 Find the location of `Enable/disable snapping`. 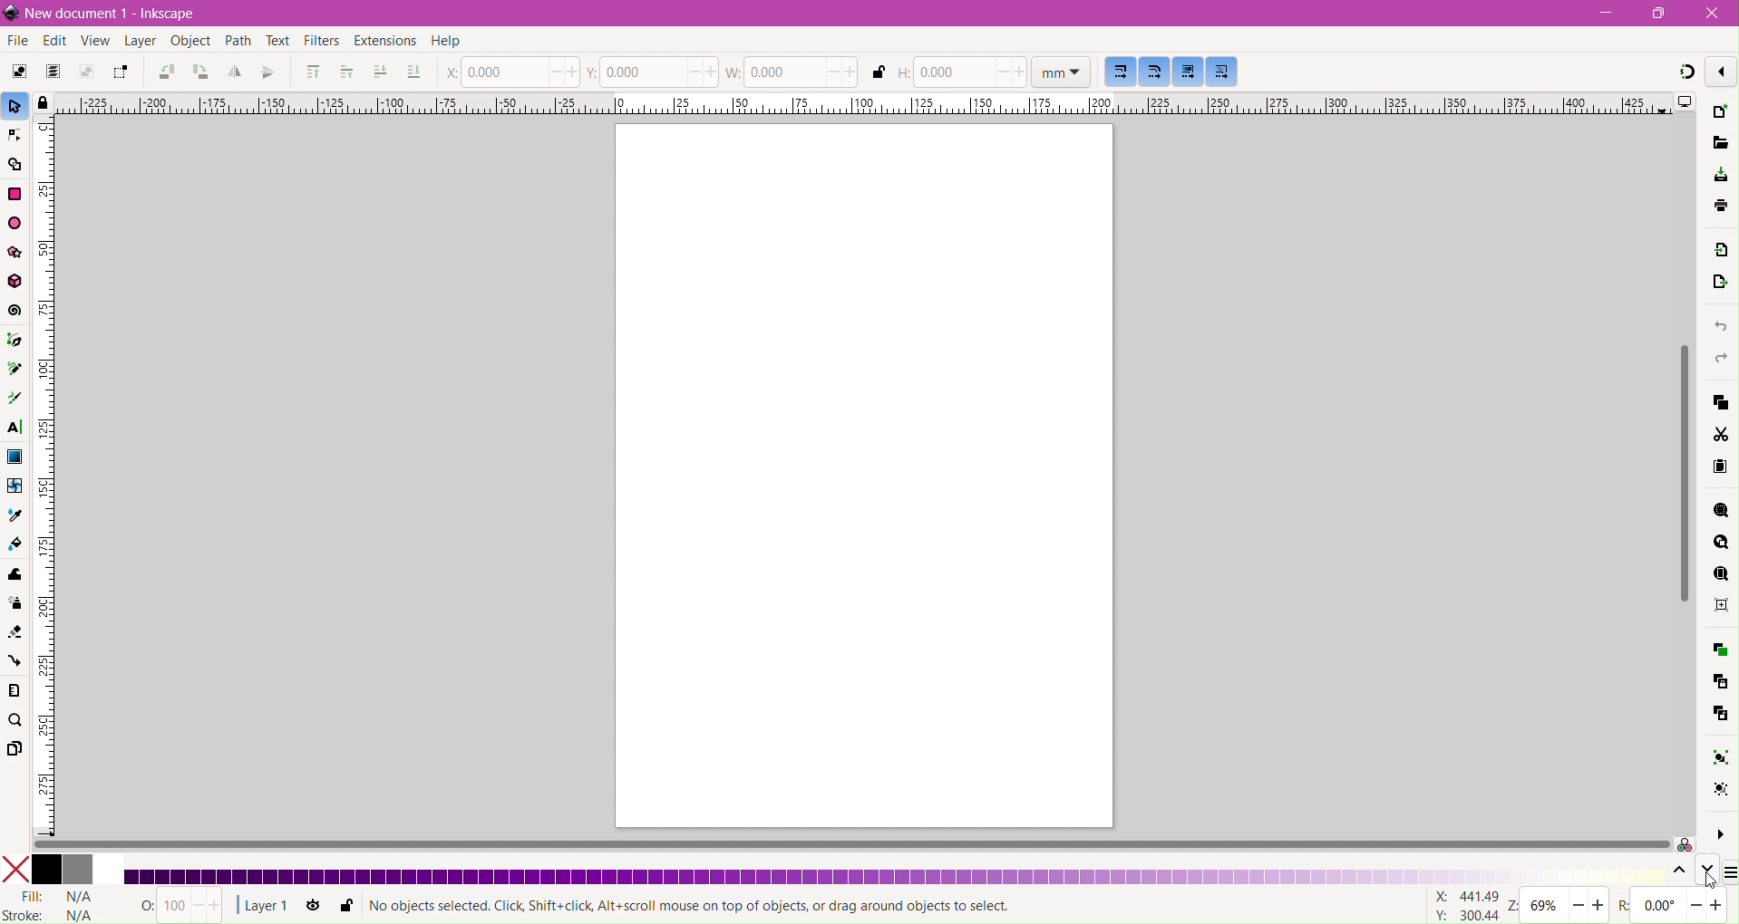

Enable/disable snapping is located at coordinates (1722, 71).